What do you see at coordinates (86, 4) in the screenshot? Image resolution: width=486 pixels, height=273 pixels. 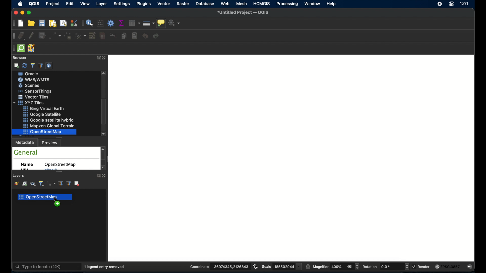 I see `view` at bounding box center [86, 4].